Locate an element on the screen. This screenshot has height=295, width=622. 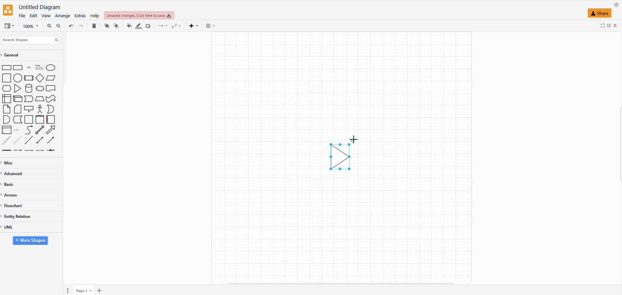
Title is located at coordinates (29, 68).